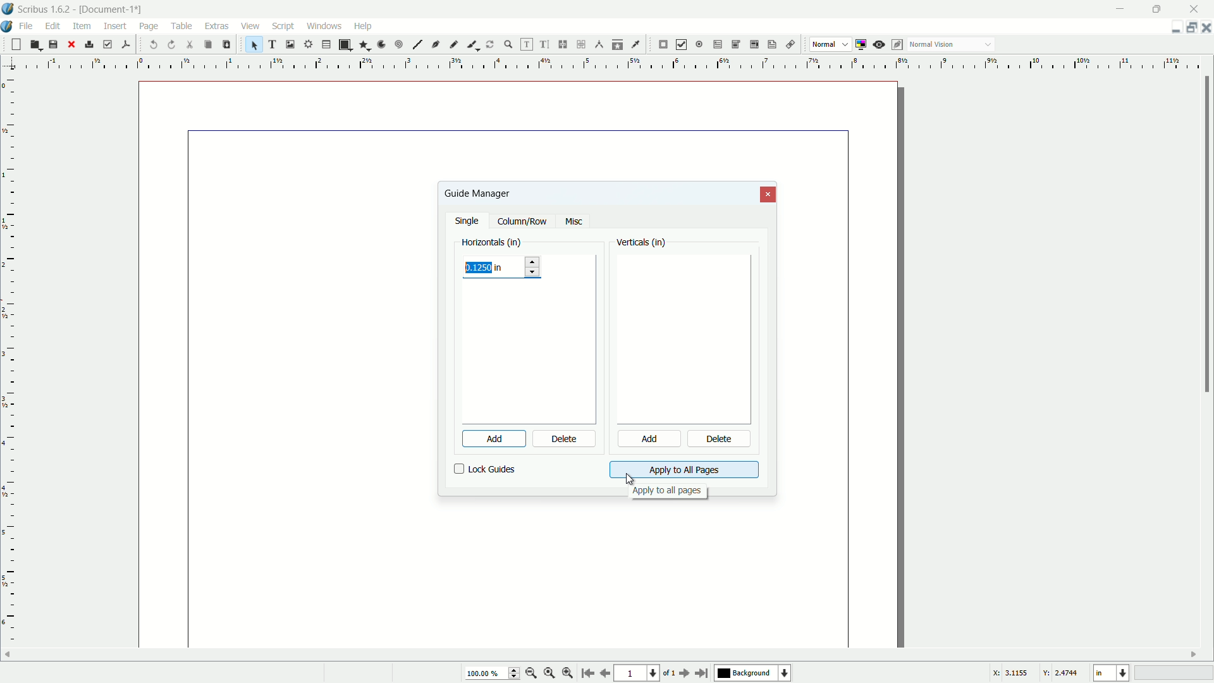  Describe the element at coordinates (364, 46) in the screenshot. I see `polygon` at that location.